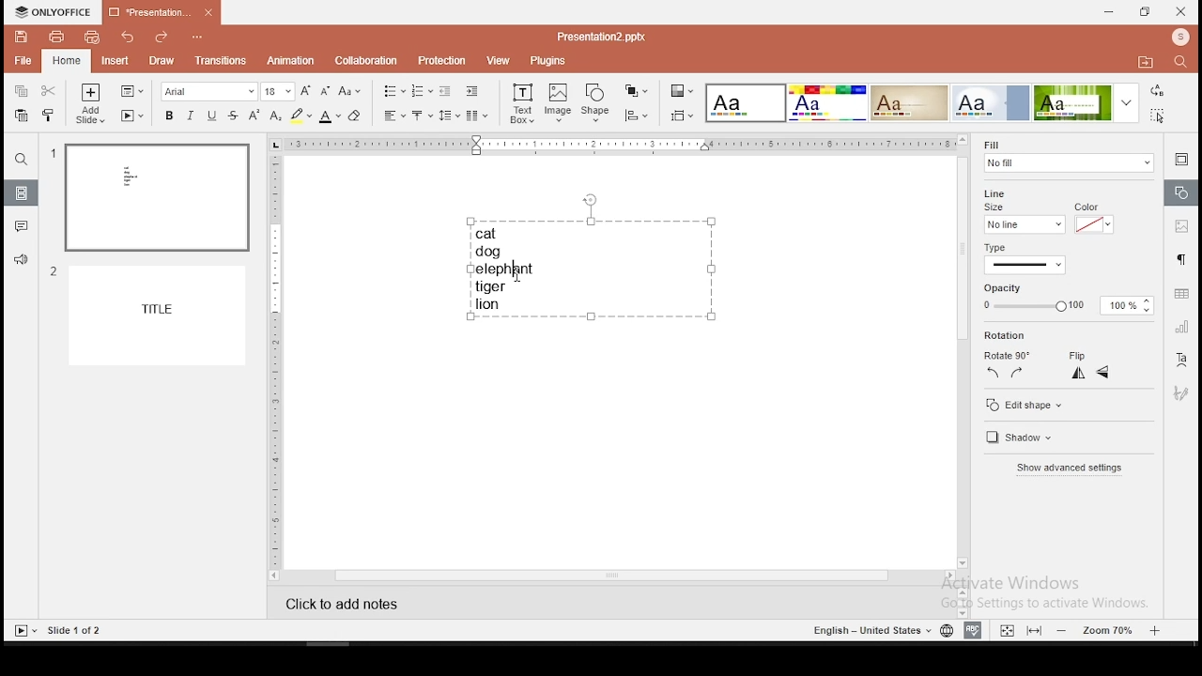  What do you see at coordinates (962, 351) in the screenshot?
I see `scroll bar` at bounding box center [962, 351].